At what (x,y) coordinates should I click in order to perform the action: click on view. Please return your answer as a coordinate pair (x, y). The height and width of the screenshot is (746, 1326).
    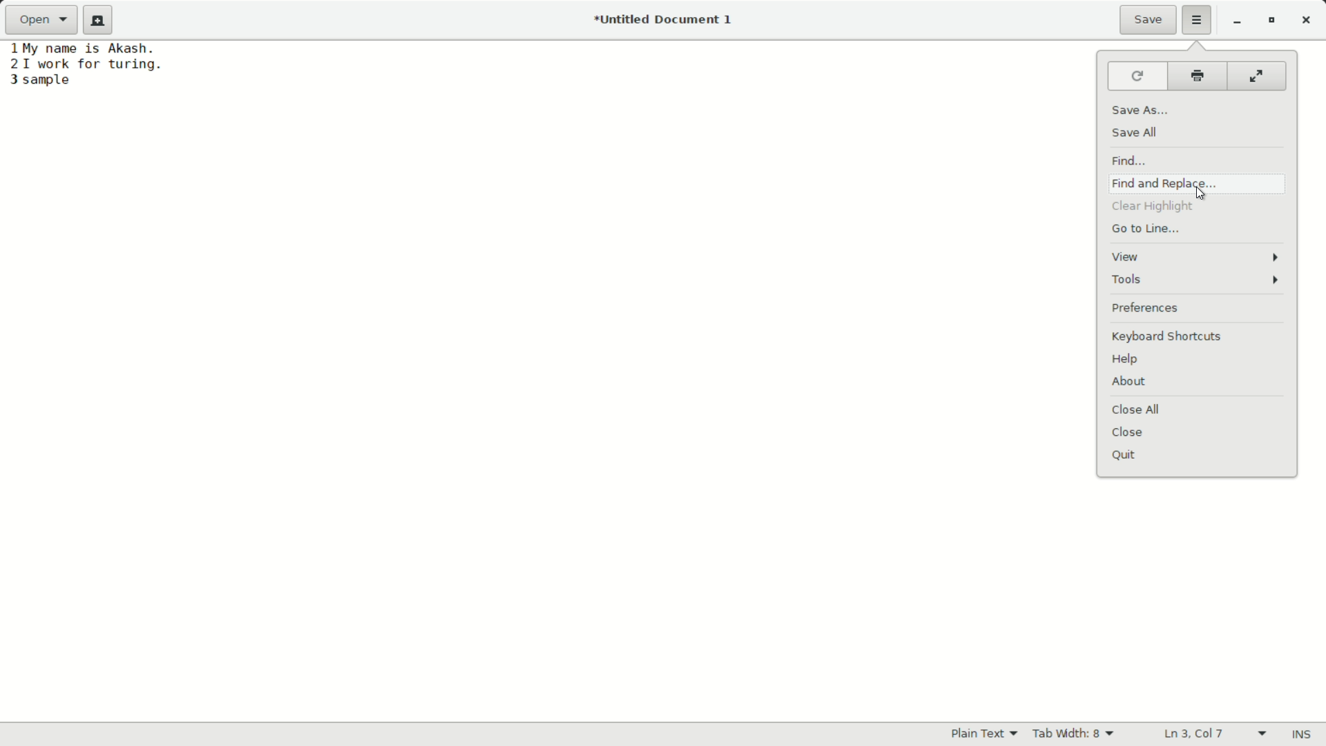
    Looking at the image, I should click on (1200, 258).